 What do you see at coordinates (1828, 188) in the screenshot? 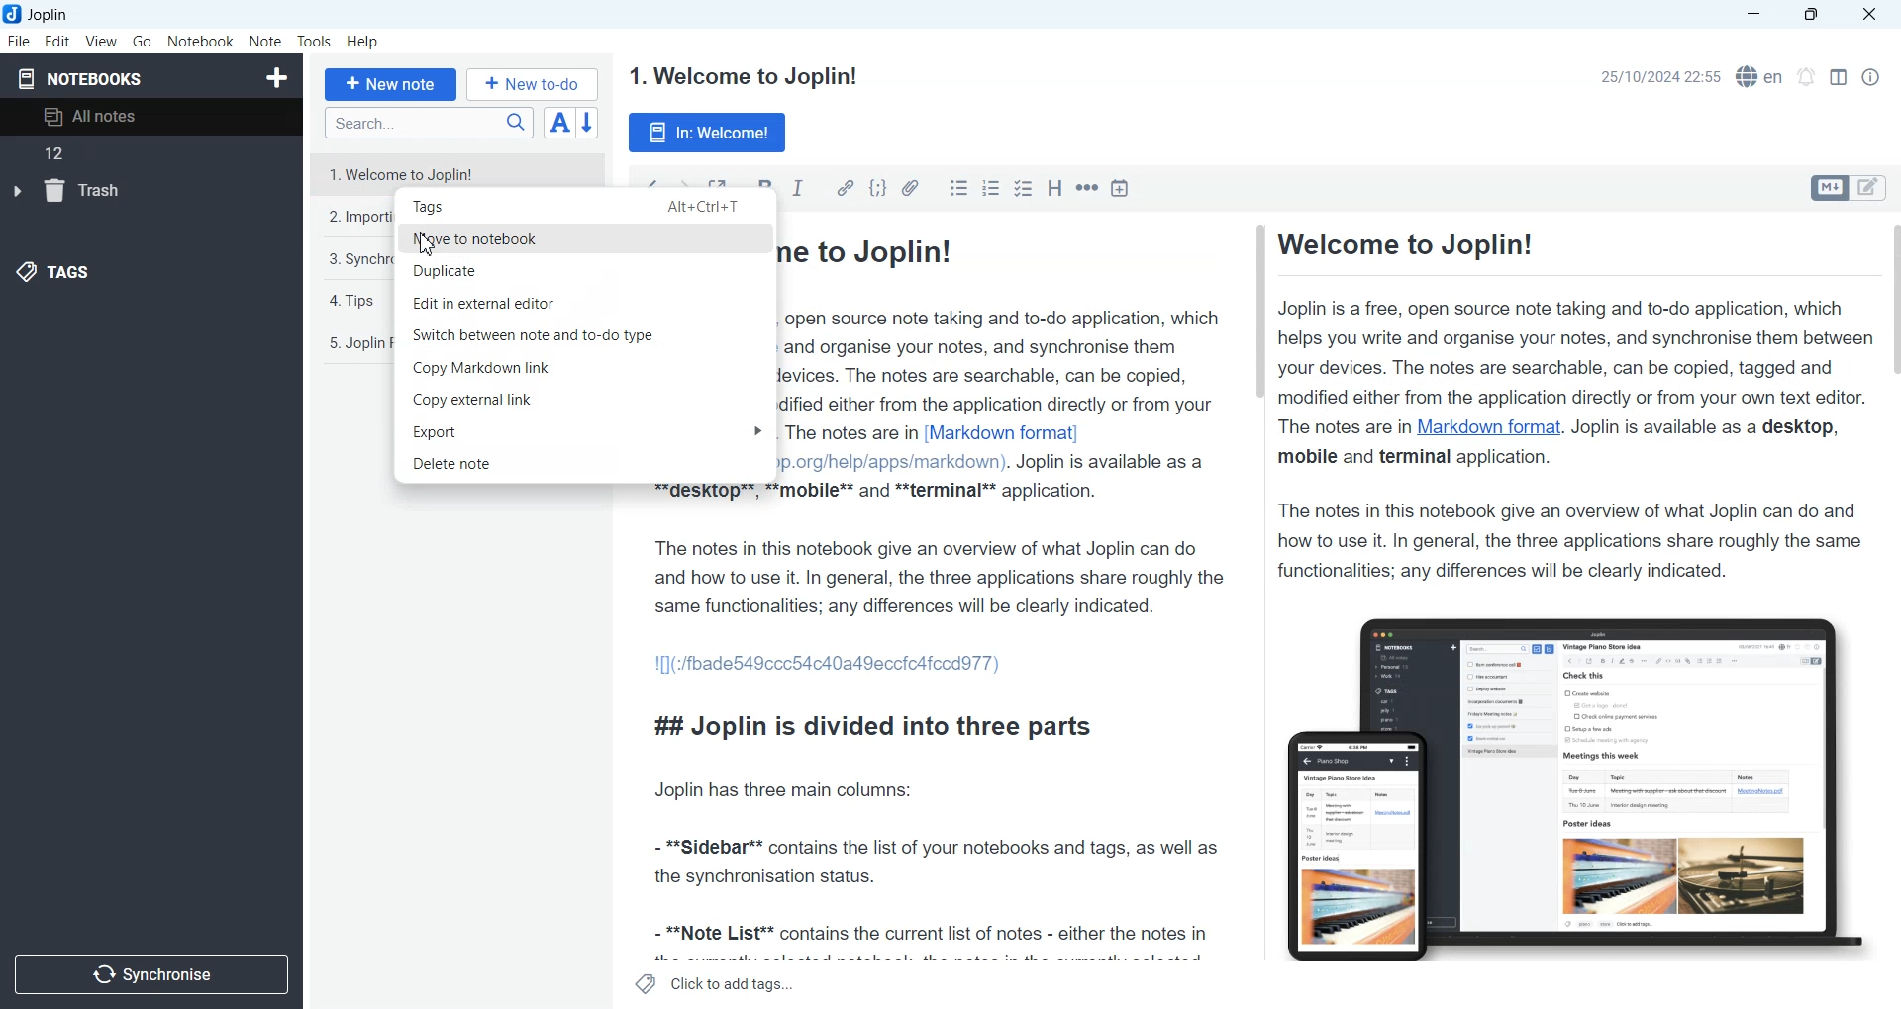
I see `Toggle editors` at bounding box center [1828, 188].